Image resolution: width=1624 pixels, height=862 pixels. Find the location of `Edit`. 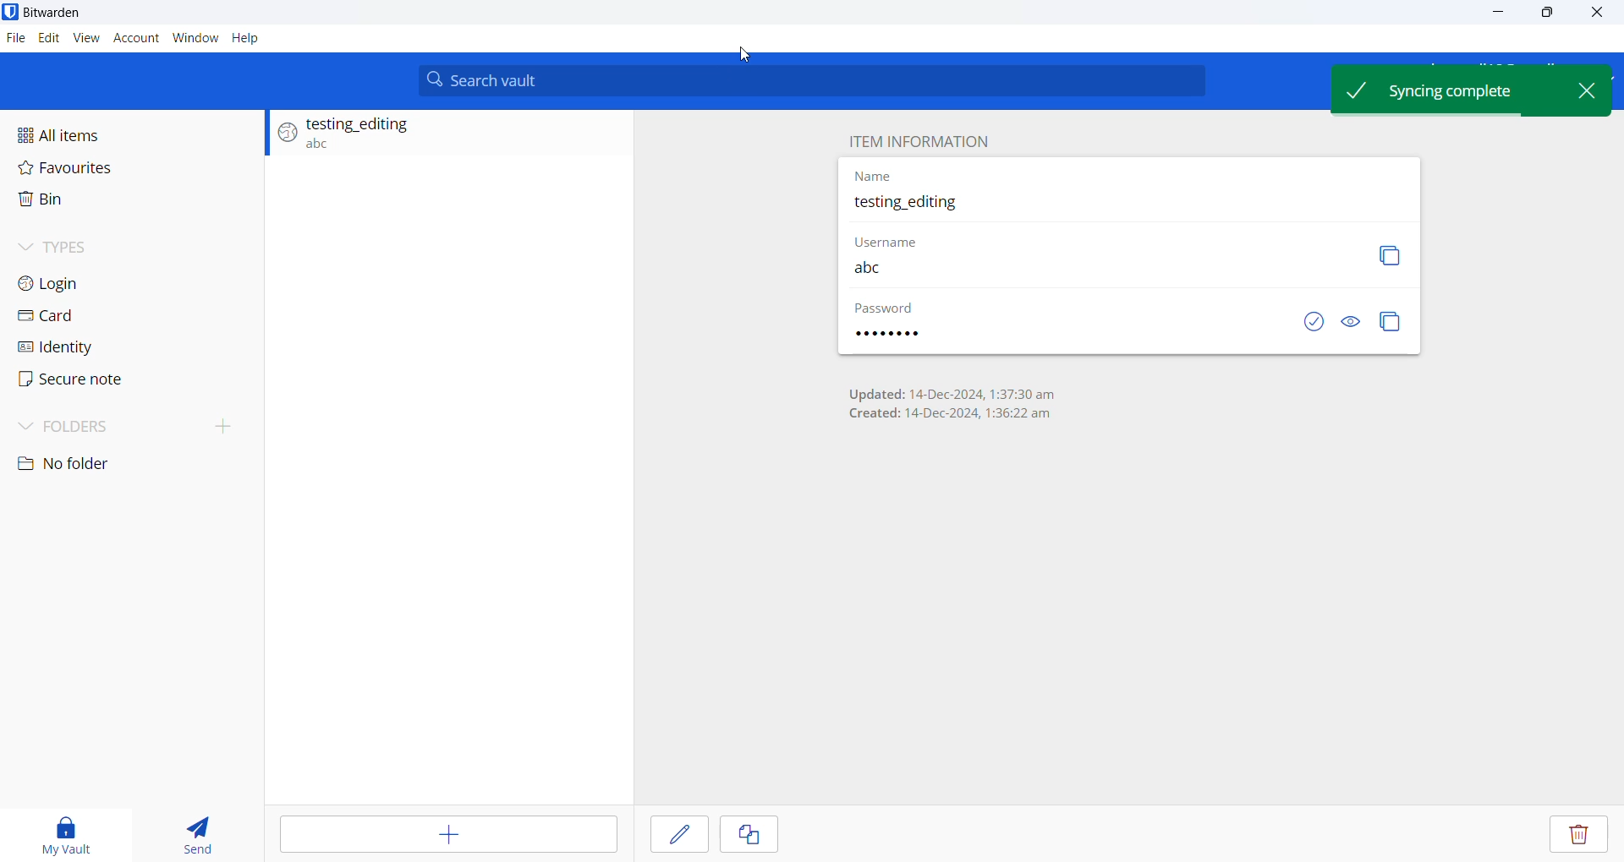

Edit is located at coordinates (48, 39).